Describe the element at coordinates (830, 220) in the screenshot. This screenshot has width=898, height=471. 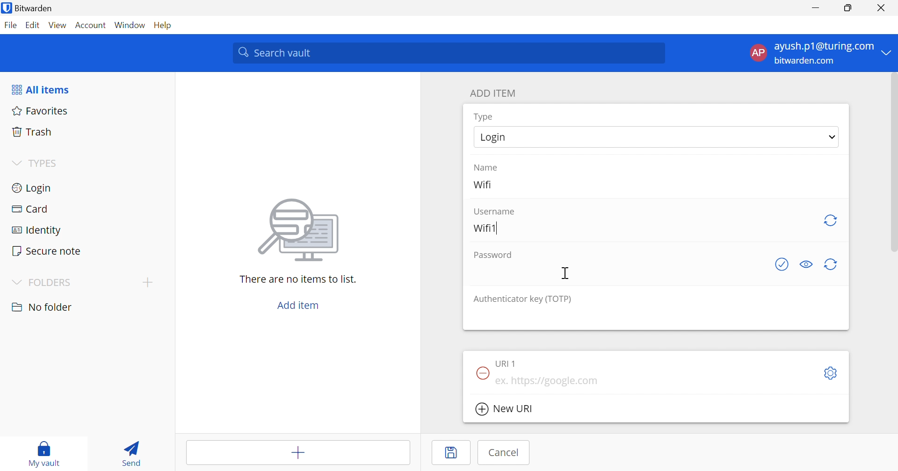
I see `Regenerate username` at that location.